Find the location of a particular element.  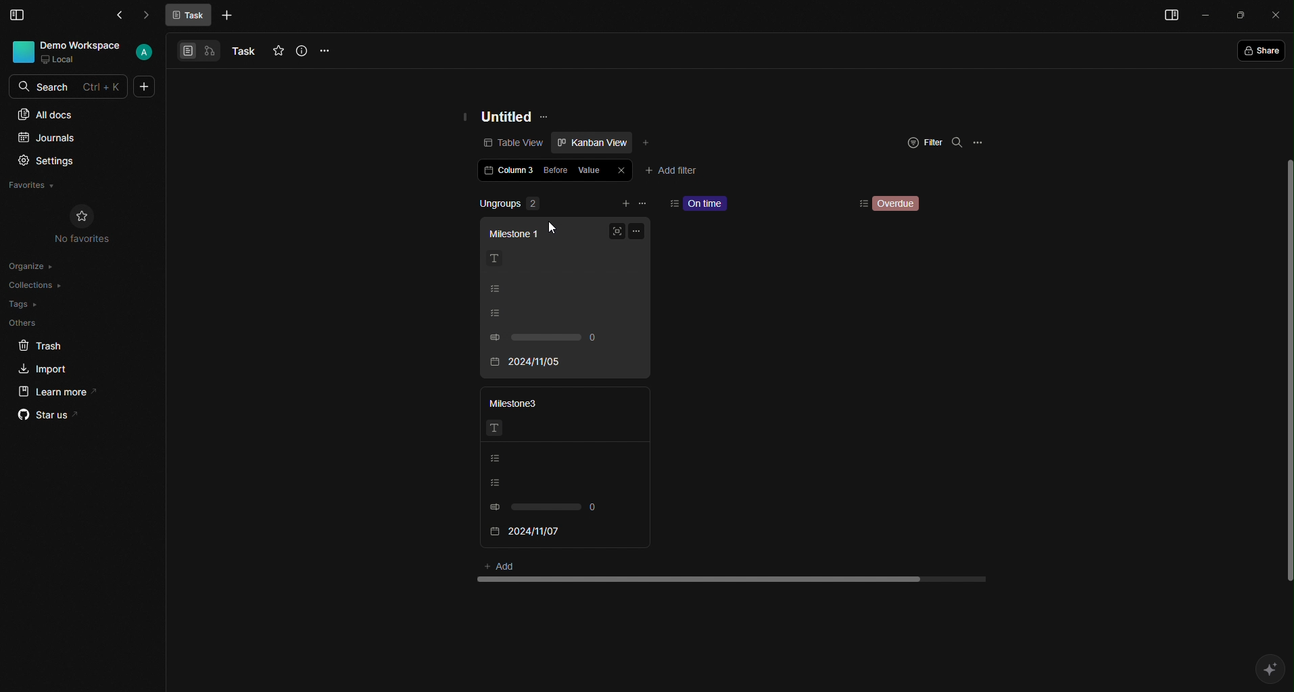

Add filter is located at coordinates (671, 168).